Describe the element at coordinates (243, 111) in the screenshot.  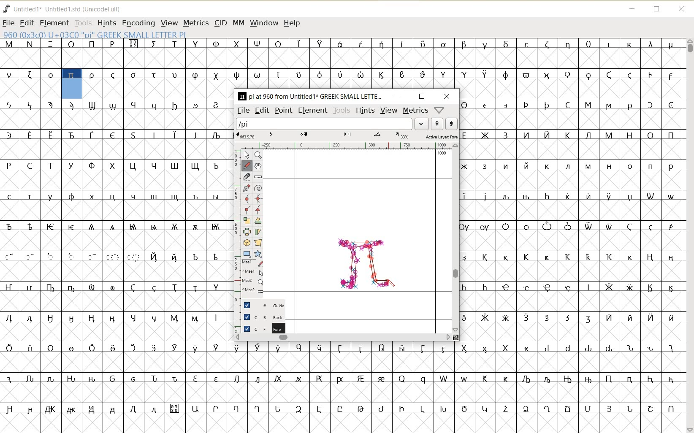
I see `FILE` at that location.